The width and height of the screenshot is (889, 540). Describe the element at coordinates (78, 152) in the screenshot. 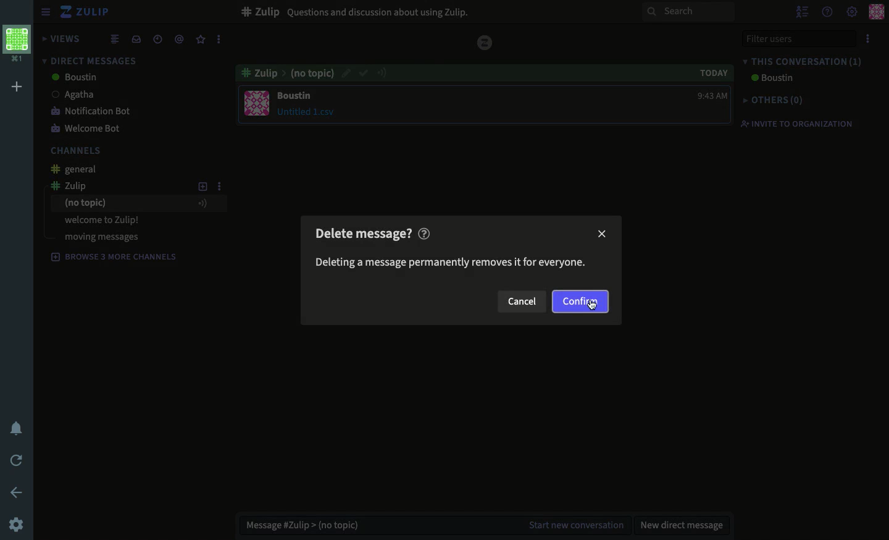

I see `channels` at that location.